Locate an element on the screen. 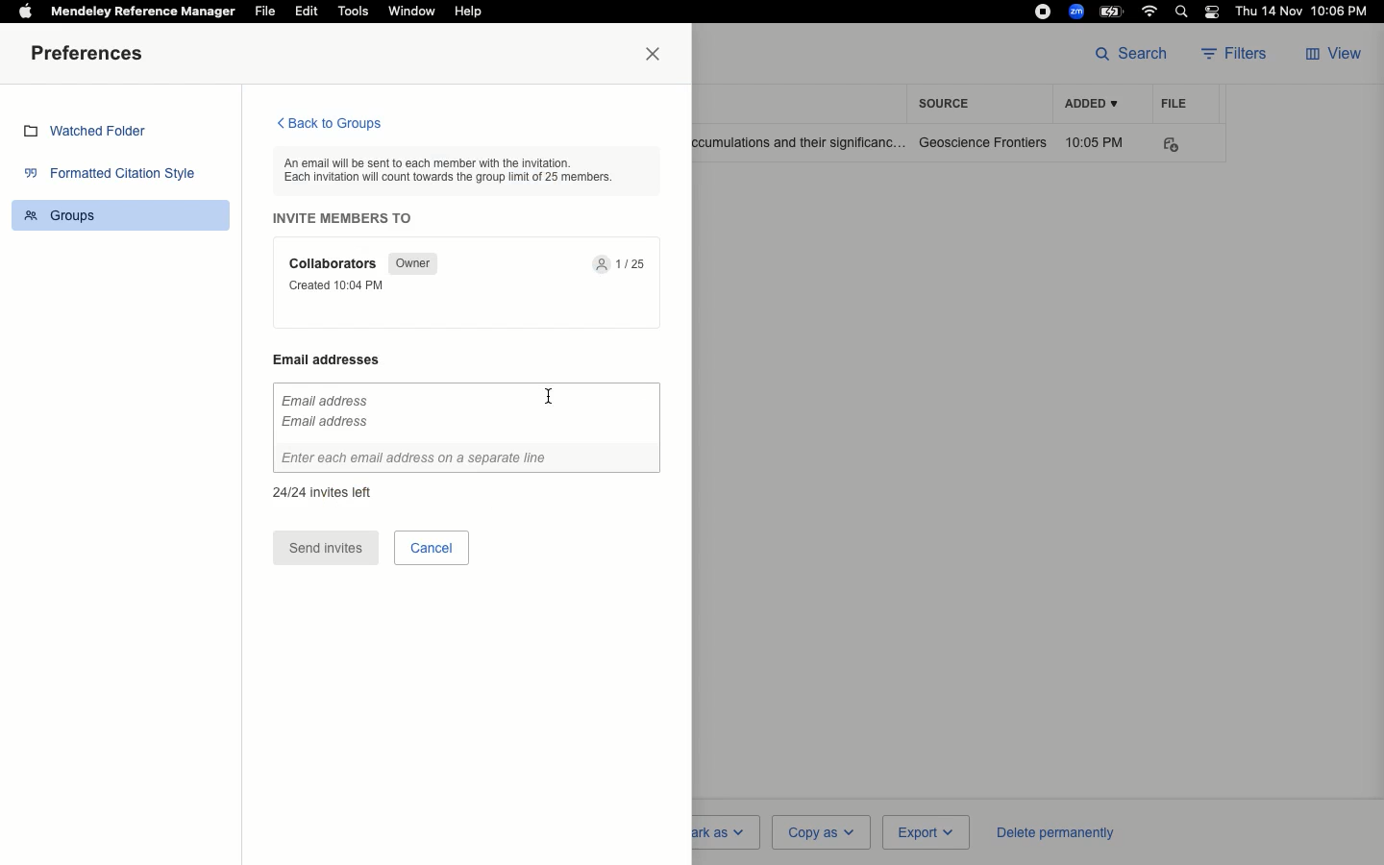  PDF is located at coordinates (1184, 145).